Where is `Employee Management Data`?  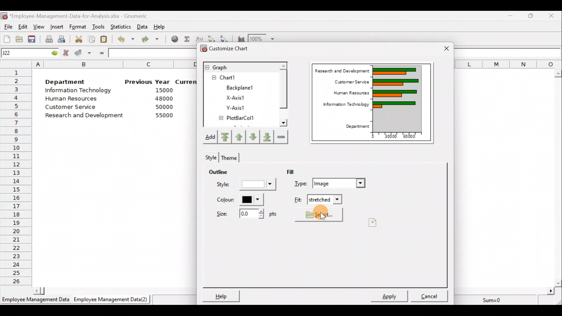 Employee Management Data is located at coordinates (35, 300).